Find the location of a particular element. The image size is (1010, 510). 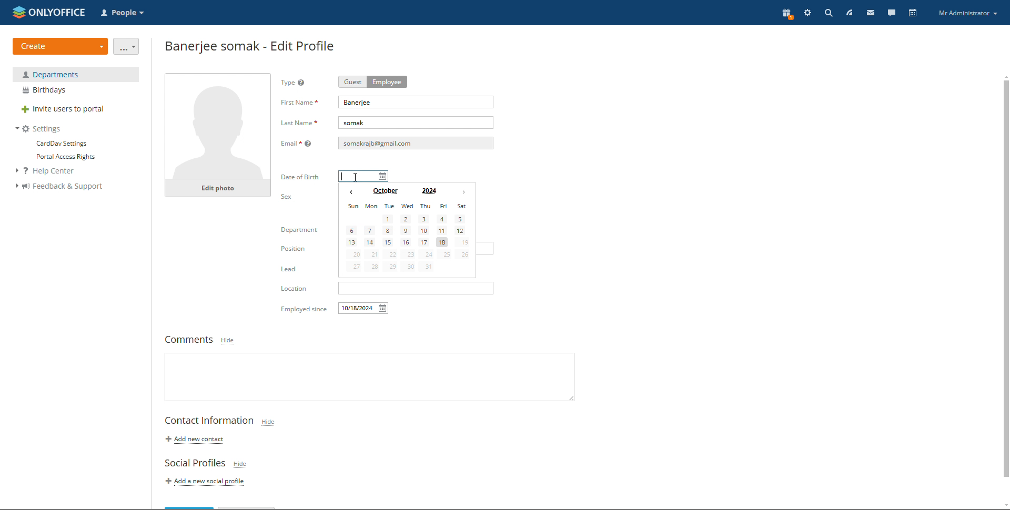

profile photo is located at coordinates (218, 126).